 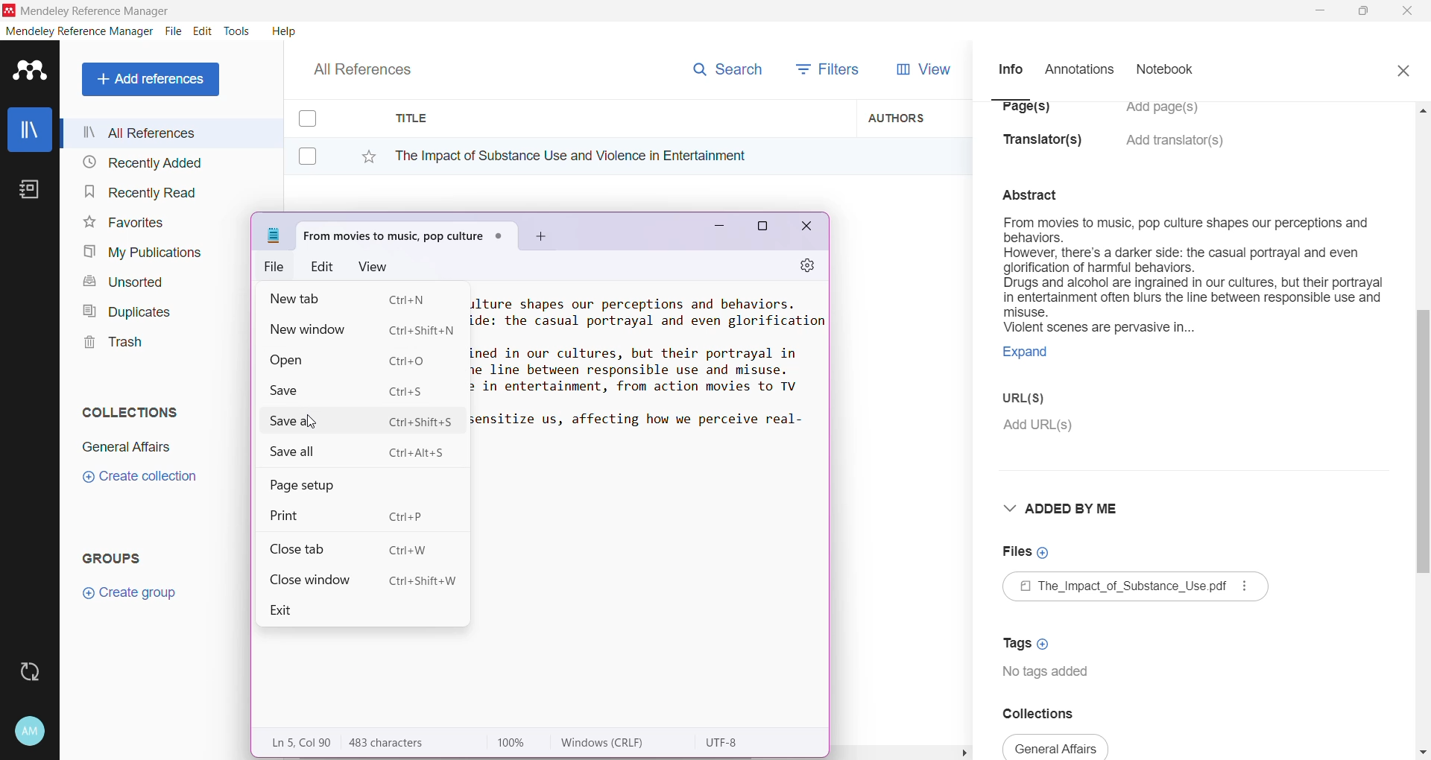 I want to click on Click to Add Pages, so click(x=1169, y=115).